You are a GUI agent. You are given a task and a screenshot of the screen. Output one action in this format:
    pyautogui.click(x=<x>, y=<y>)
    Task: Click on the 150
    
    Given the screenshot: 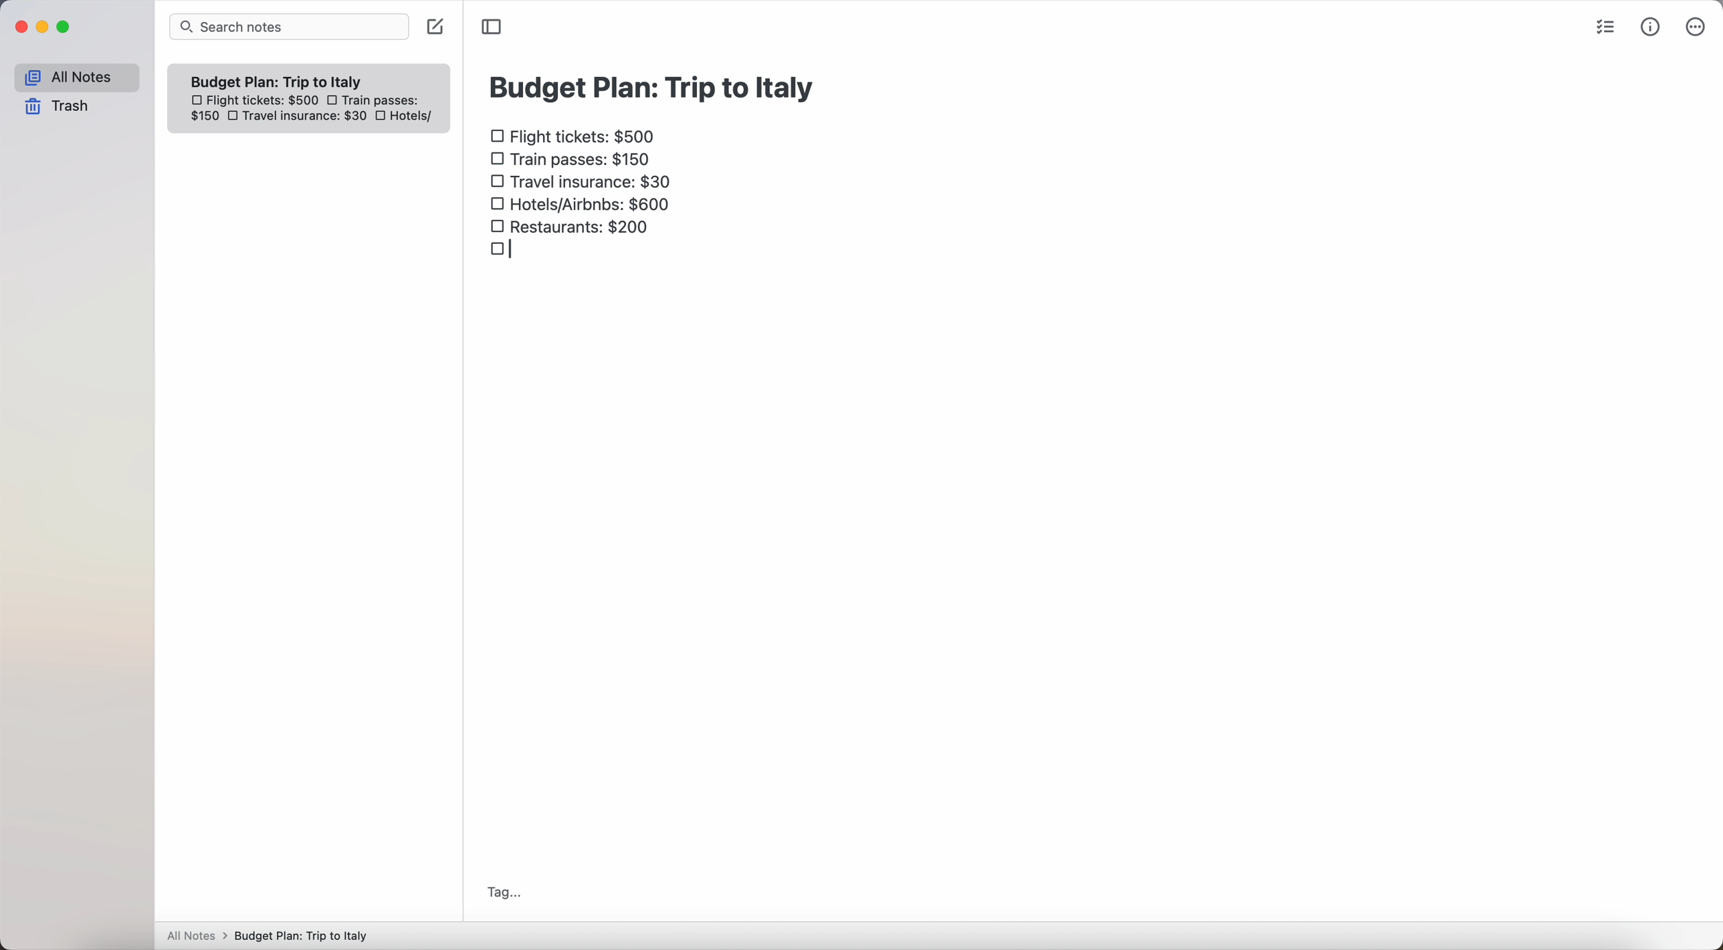 What is the action you would take?
    pyautogui.click(x=203, y=118)
    